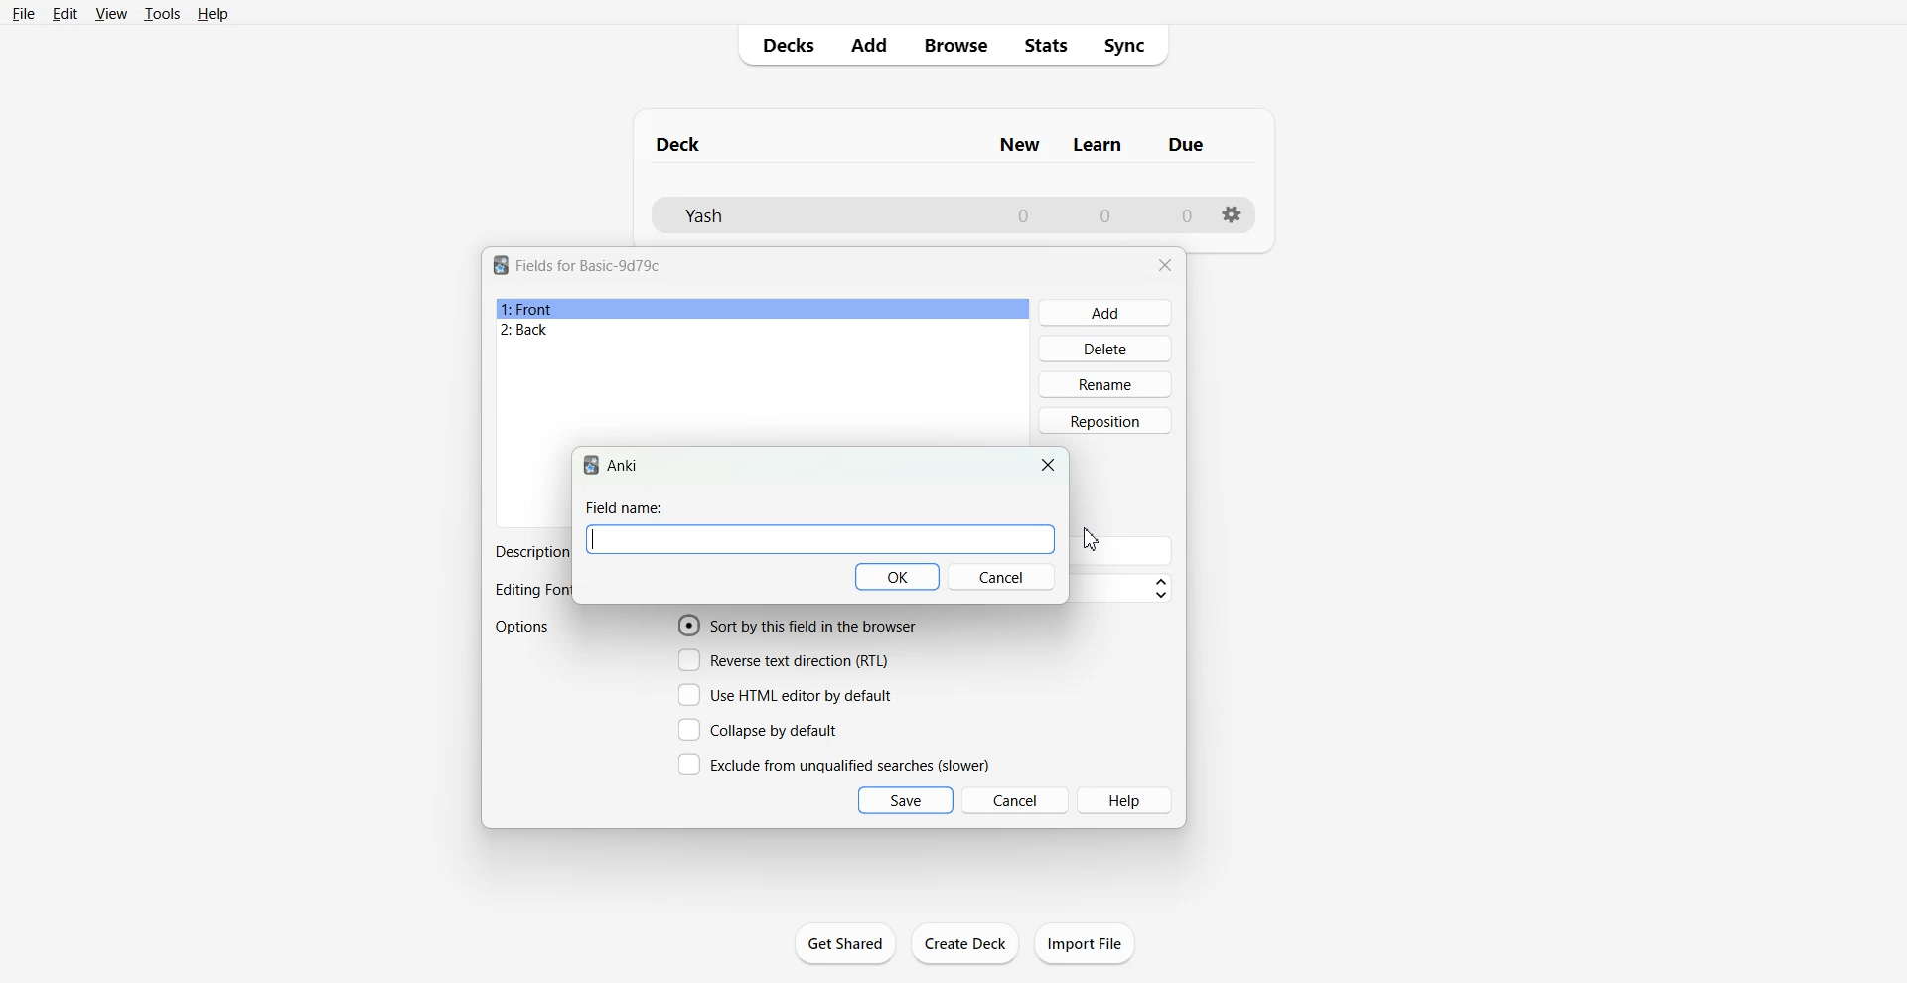 The height and width of the screenshot is (983, 1907). What do you see at coordinates (524, 627) in the screenshot?
I see `Options` at bounding box center [524, 627].